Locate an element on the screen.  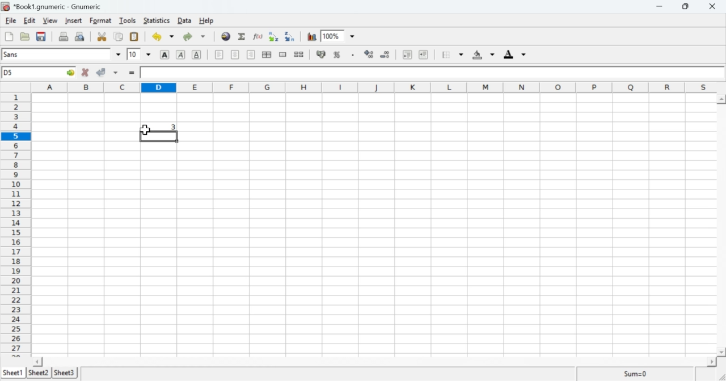
Zoom is located at coordinates (340, 36).